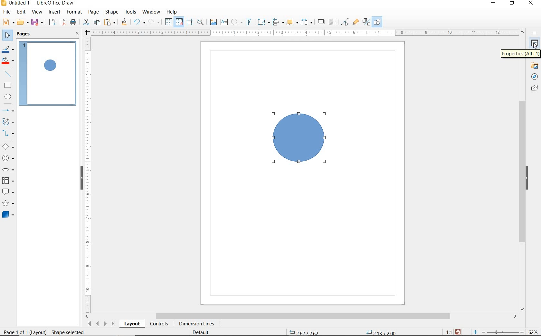  Describe the element at coordinates (511, 4) in the screenshot. I see `RESTORE DOWN` at that location.